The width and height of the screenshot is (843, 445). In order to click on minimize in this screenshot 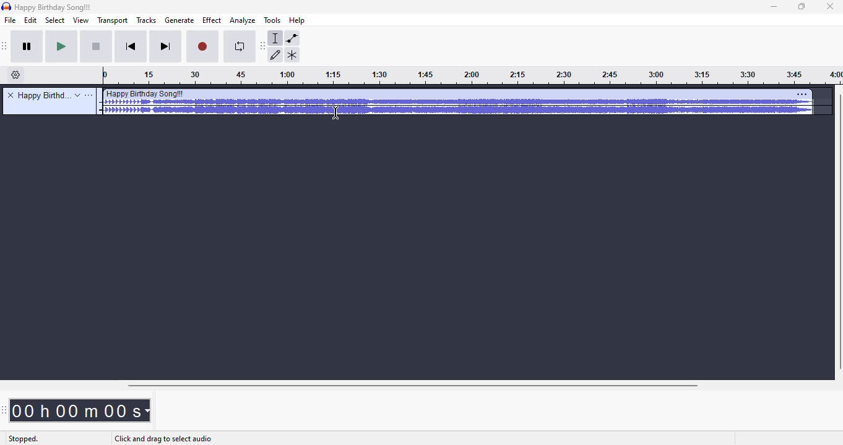, I will do `click(774, 7)`.